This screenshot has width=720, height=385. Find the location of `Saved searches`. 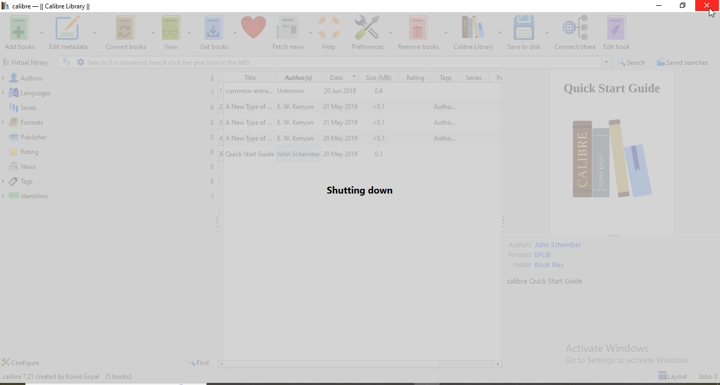

Saved searches is located at coordinates (685, 63).